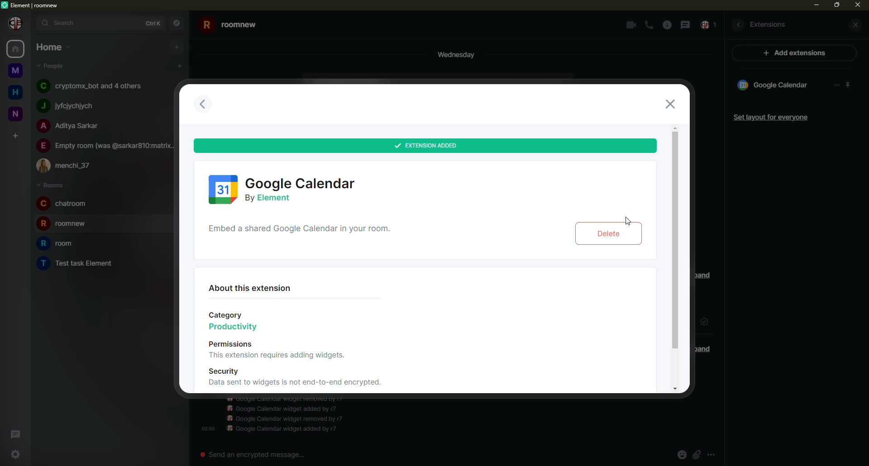 Image resolution: width=869 pixels, height=466 pixels. What do you see at coordinates (229, 370) in the screenshot?
I see `Security` at bounding box center [229, 370].